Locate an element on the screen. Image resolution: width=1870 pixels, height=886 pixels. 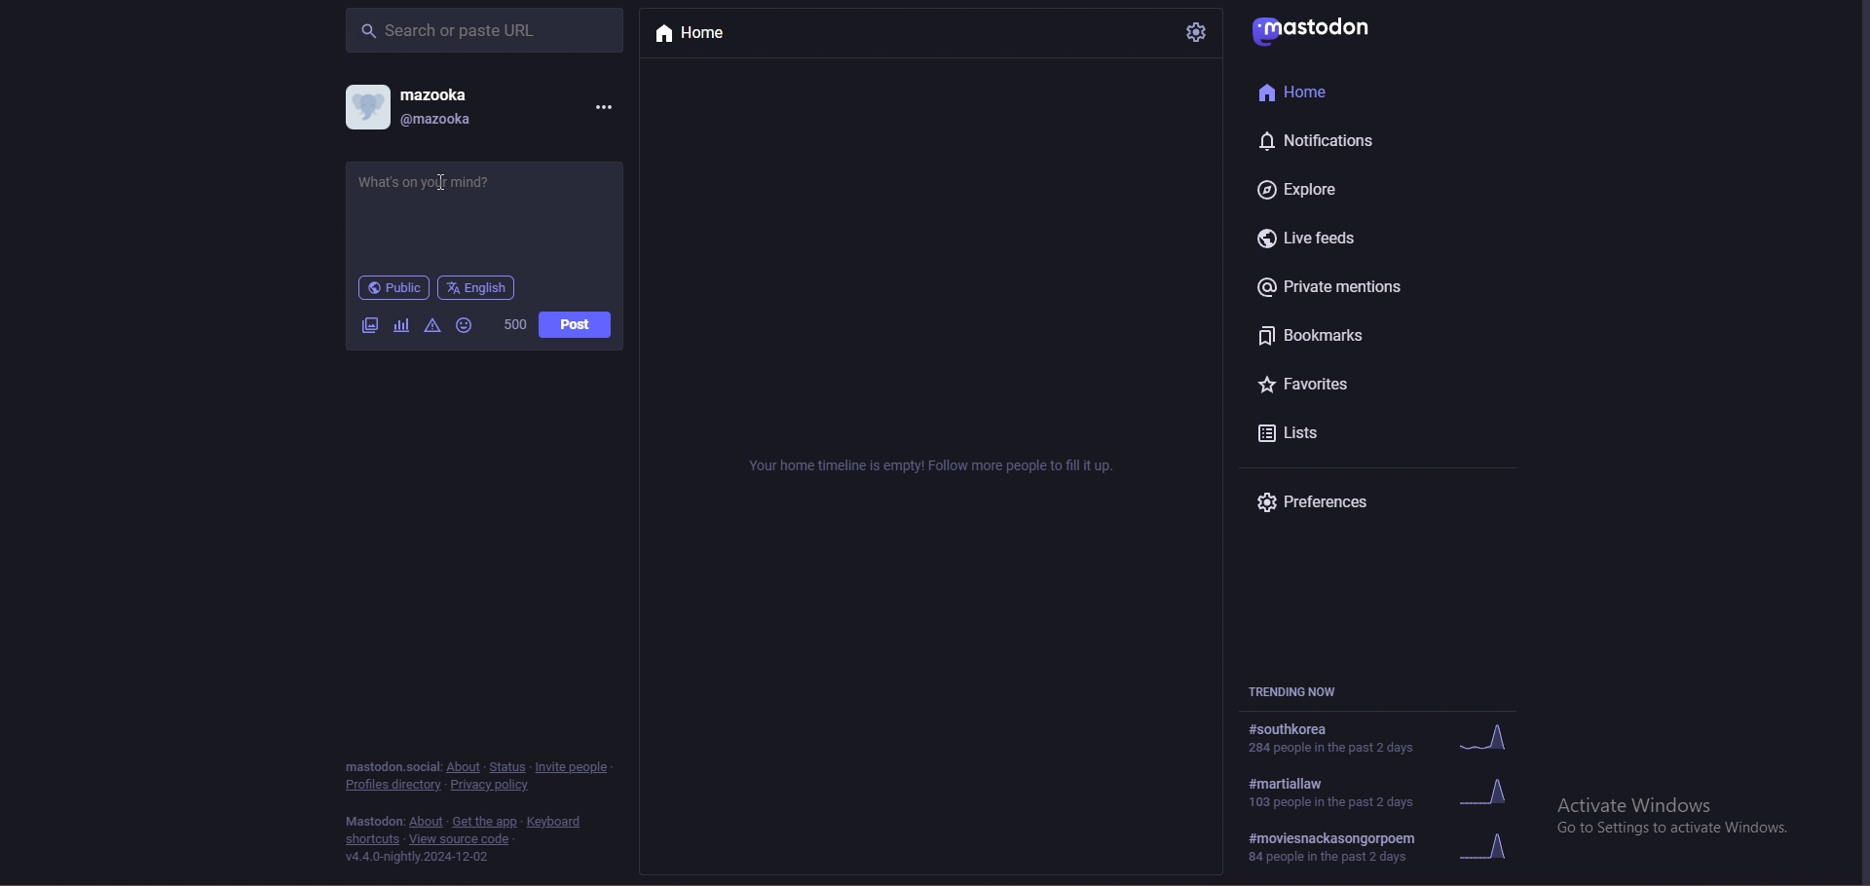
search bar is located at coordinates (487, 29).